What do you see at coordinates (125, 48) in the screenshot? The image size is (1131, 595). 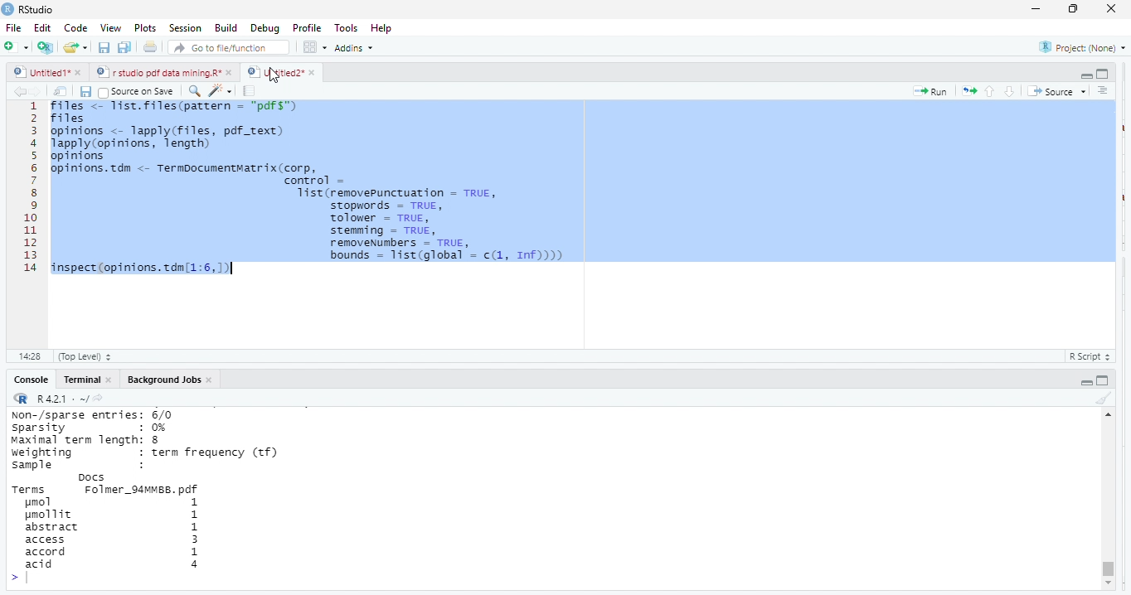 I see `save all open documents` at bounding box center [125, 48].